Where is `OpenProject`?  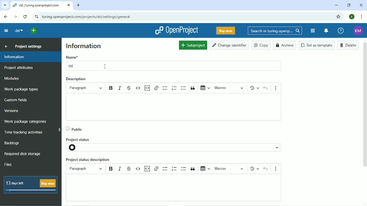
OpenProject is located at coordinates (177, 30).